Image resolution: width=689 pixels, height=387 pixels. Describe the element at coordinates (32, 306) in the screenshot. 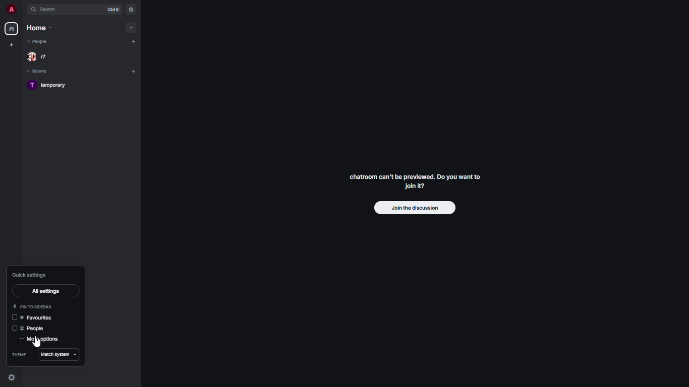

I see `pin to sidebar` at that location.